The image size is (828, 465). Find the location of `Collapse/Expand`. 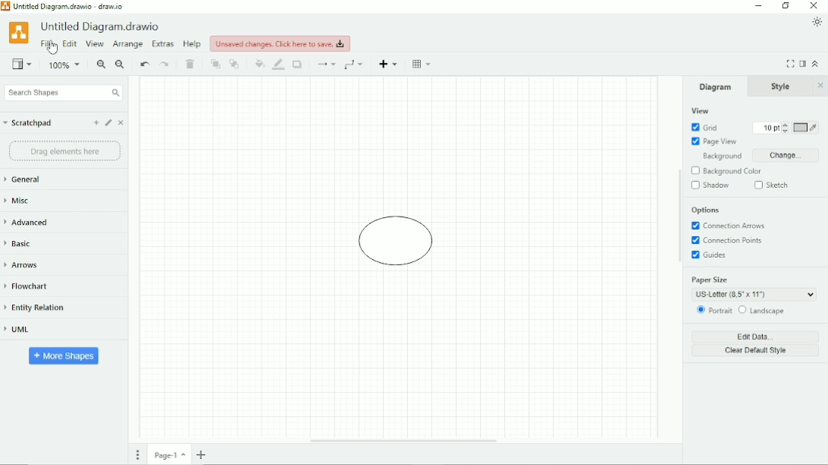

Collapse/Expand is located at coordinates (817, 64).